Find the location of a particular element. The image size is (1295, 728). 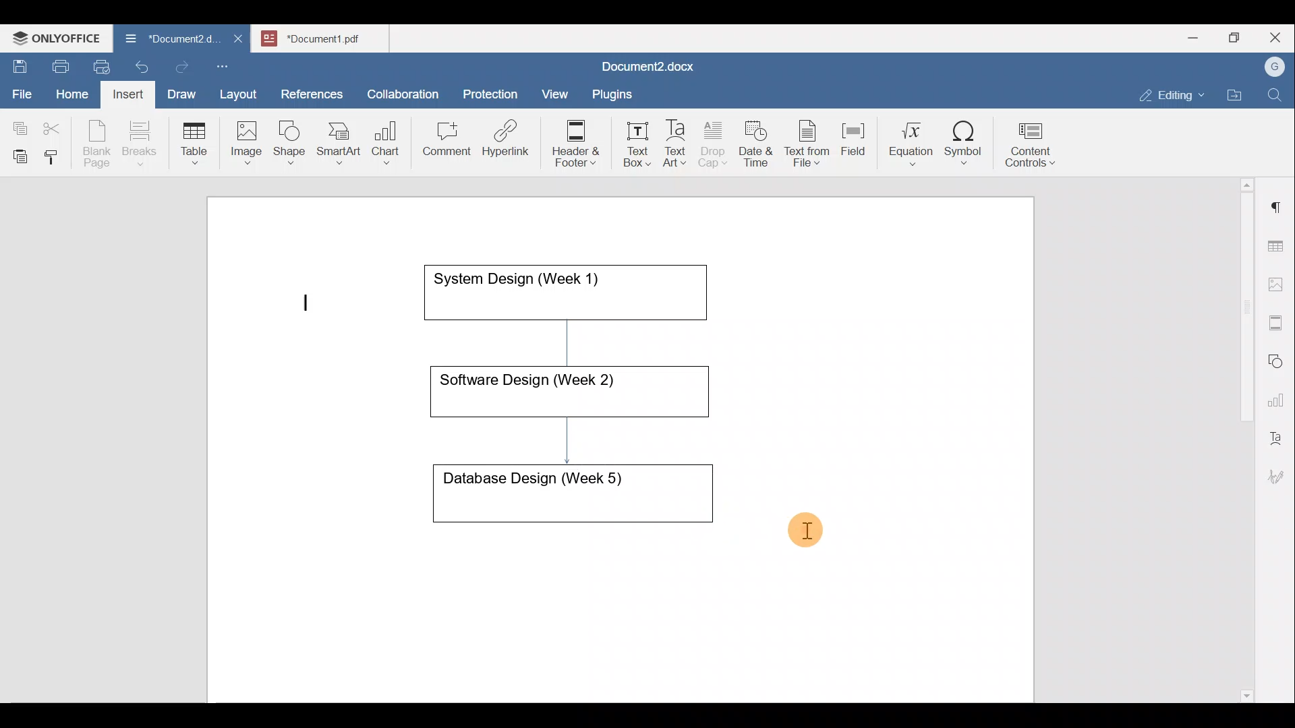

Undo is located at coordinates (139, 65).